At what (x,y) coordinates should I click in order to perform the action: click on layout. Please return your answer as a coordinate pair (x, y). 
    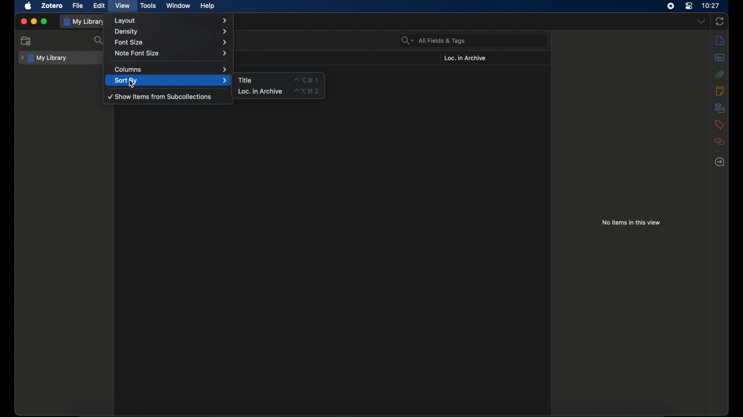
    Looking at the image, I should click on (171, 20).